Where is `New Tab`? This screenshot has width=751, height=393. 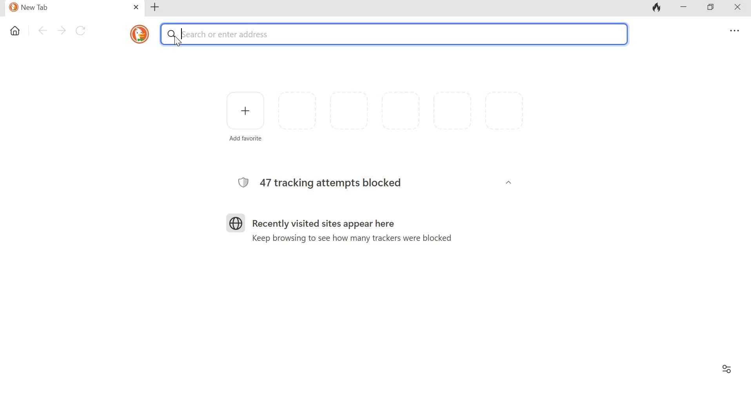
New Tab is located at coordinates (63, 9).